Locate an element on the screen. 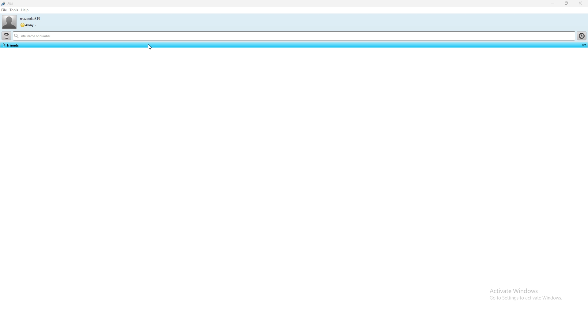 The width and height of the screenshot is (588, 316). user photo is located at coordinates (9, 22).